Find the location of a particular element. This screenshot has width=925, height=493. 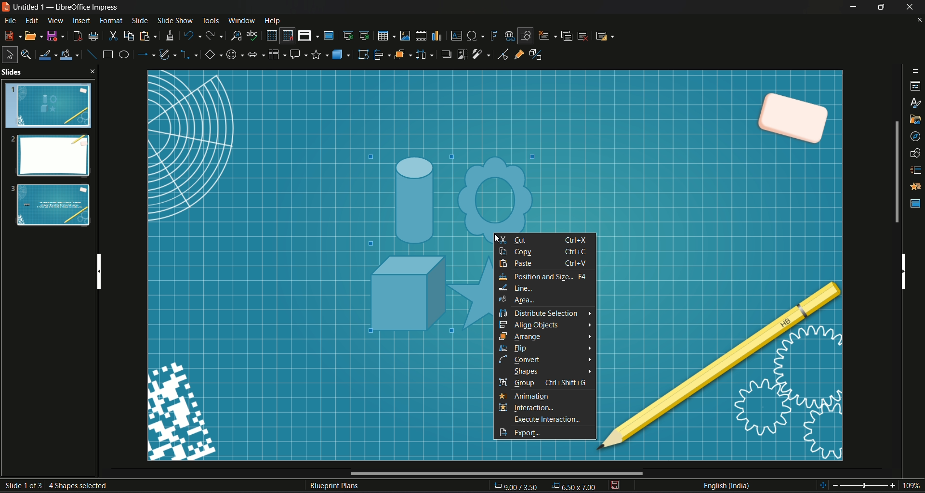

3D objects is located at coordinates (342, 54).